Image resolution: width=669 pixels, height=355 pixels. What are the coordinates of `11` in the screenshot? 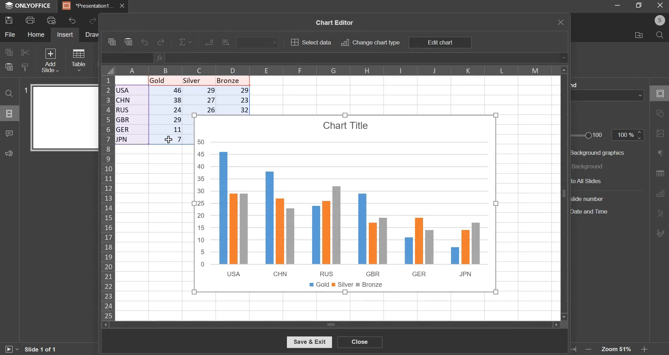 It's located at (167, 130).